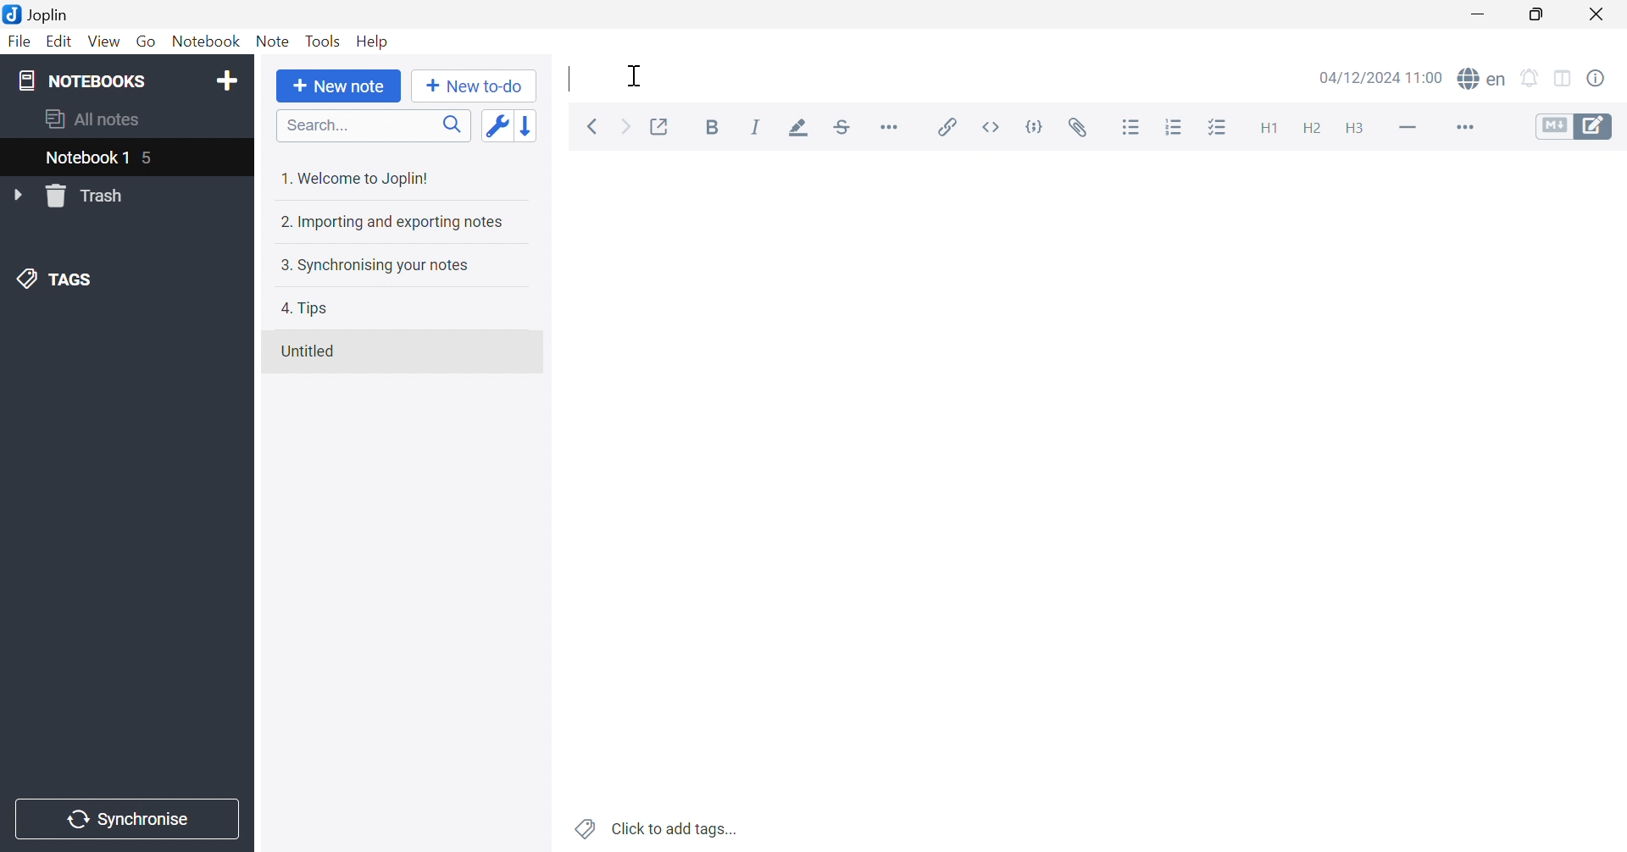 This screenshot has height=852, width=1627. What do you see at coordinates (91, 196) in the screenshot?
I see `Trash` at bounding box center [91, 196].